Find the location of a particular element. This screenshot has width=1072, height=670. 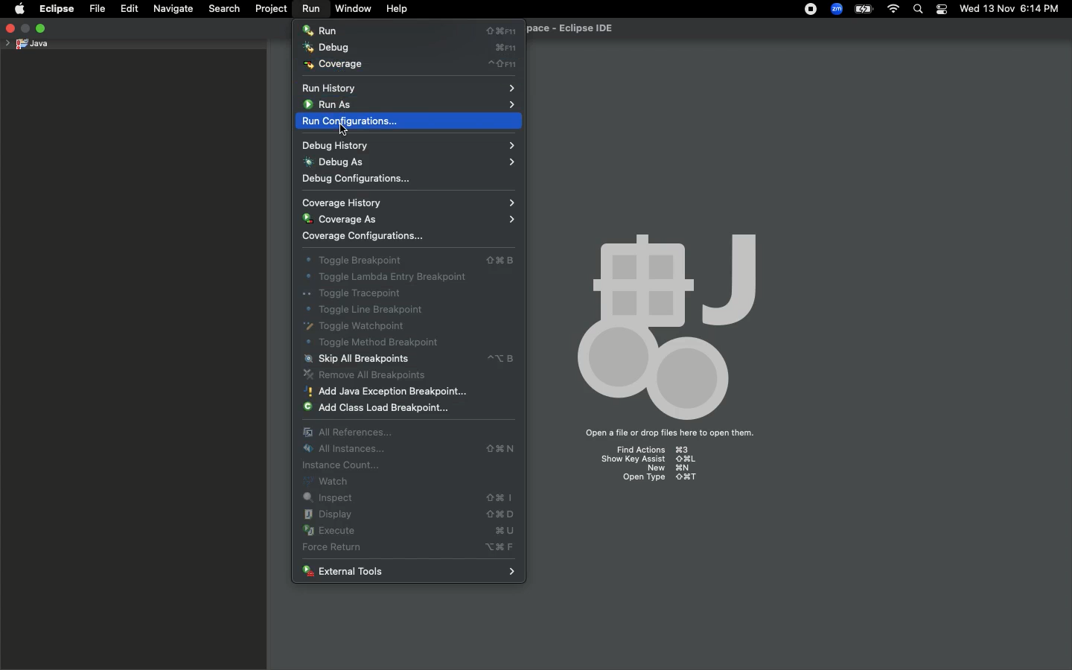

Add class load breakpoint is located at coordinates (374, 409).